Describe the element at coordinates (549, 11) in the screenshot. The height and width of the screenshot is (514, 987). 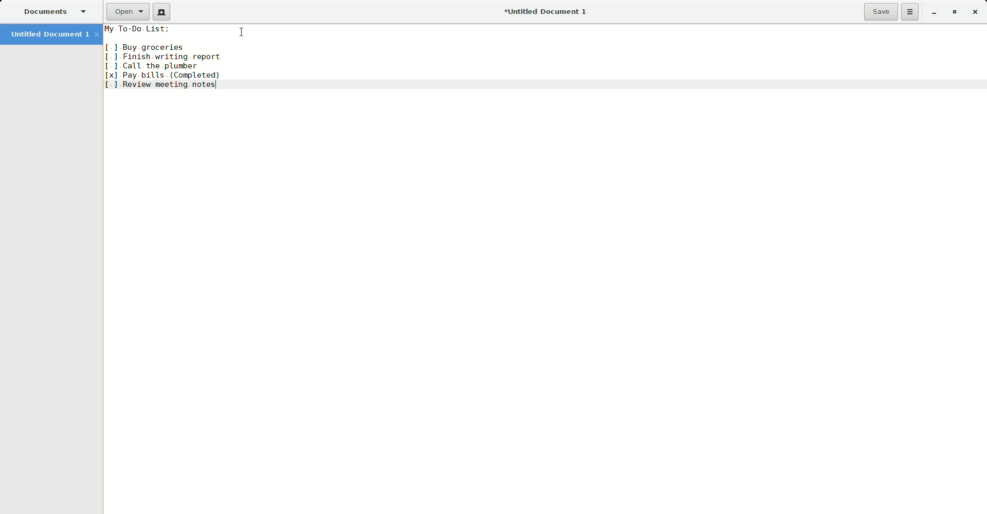
I see `Untitled Document 1` at that location.